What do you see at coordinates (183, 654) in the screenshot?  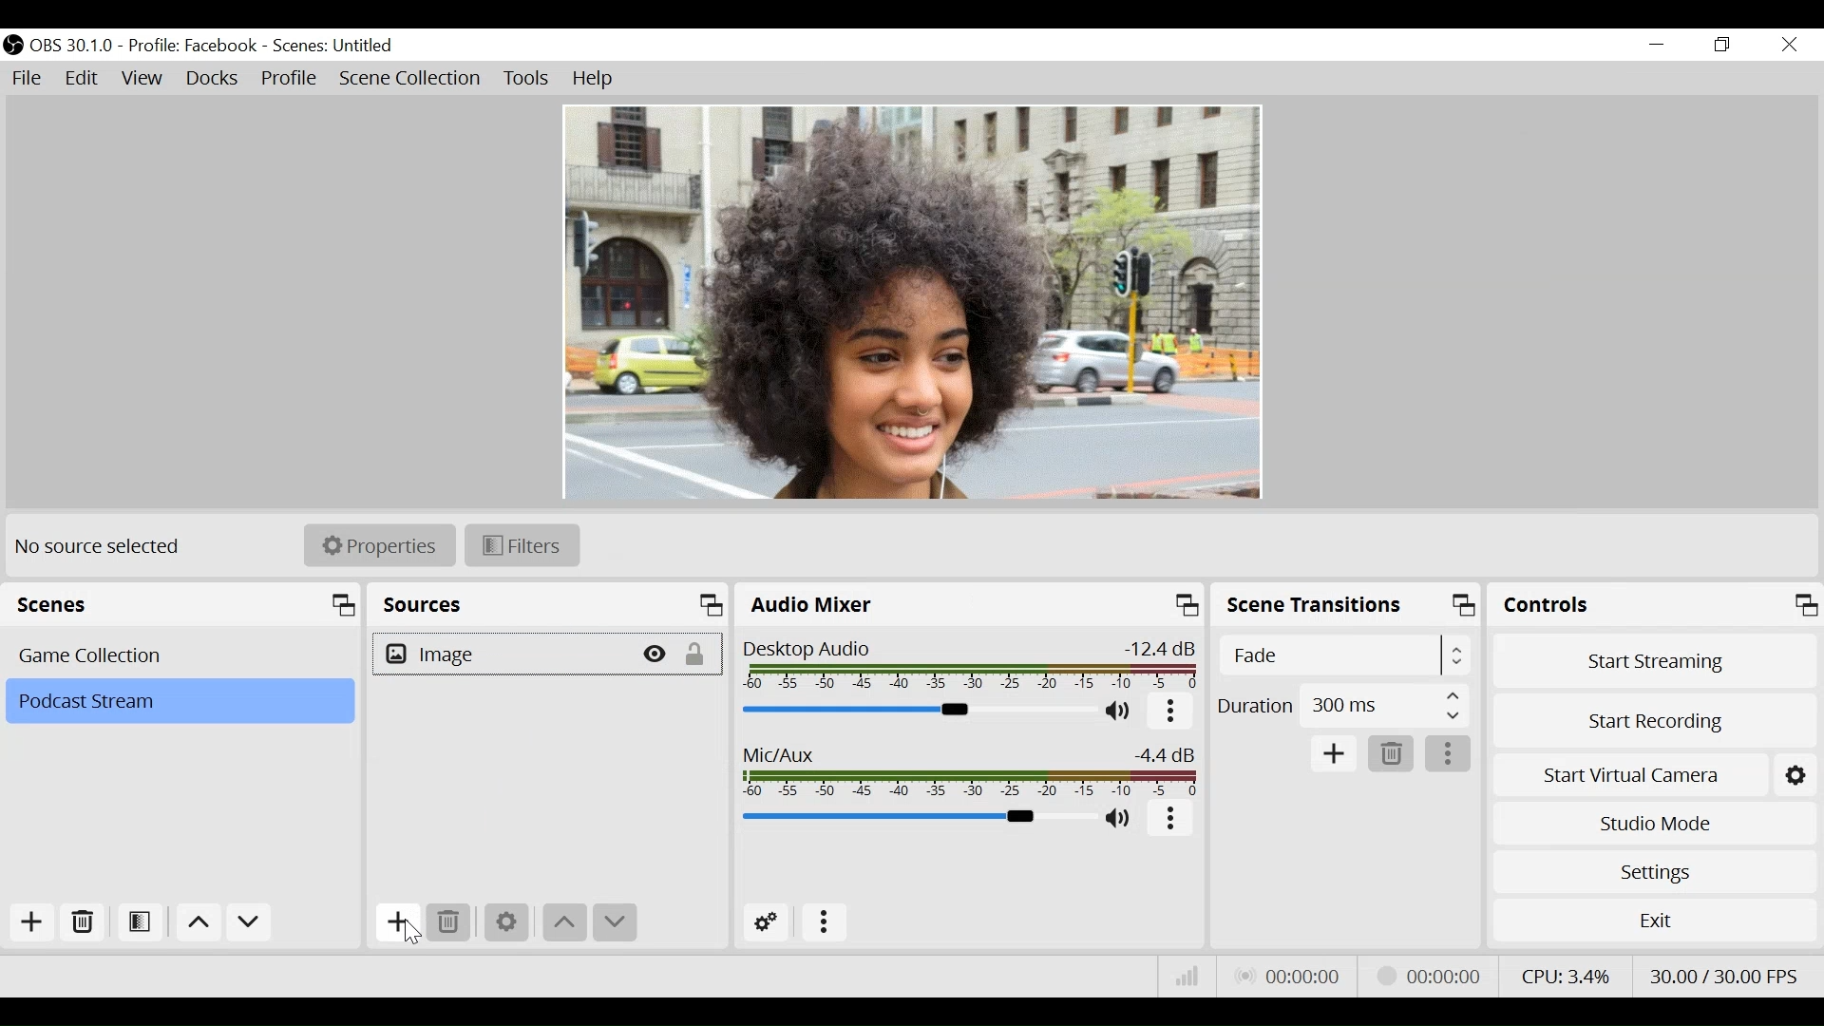 I see `Scene` at bounding box center [183, 654].